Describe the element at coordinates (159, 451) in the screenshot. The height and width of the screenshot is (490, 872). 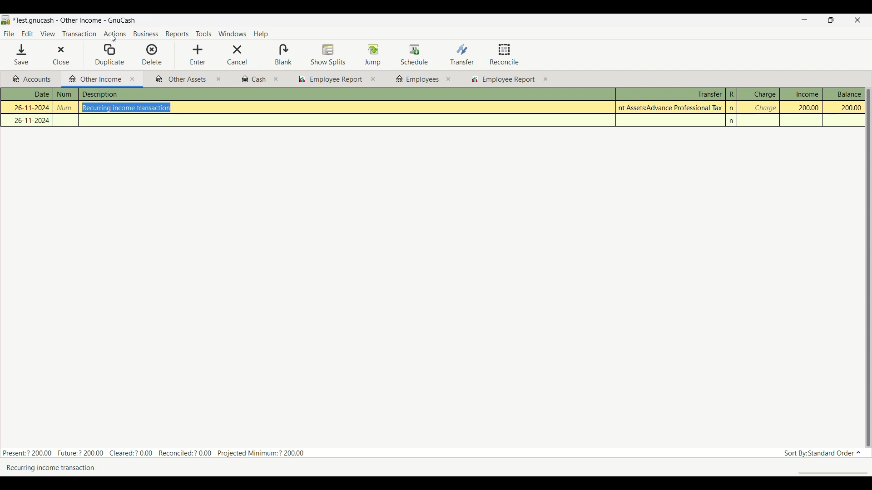
I see `Present:? 200.00 Future:? 200.00 Cleared:? 0.00 Reconciled:? 0.00 Projected Minimum: ? 200.00` at that location.